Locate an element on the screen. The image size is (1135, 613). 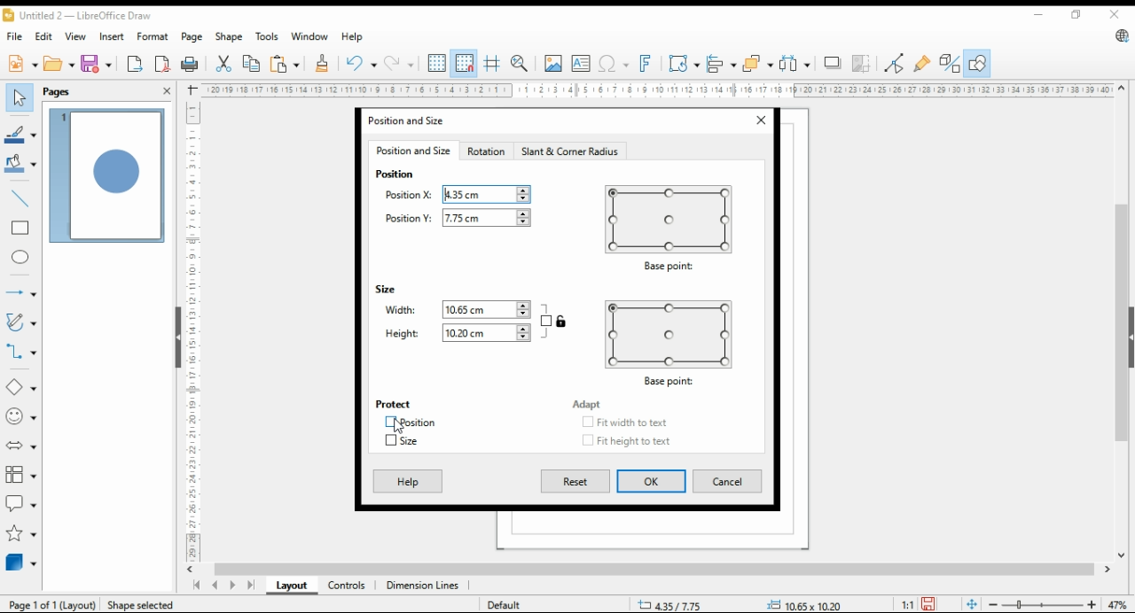
lines and arrows is located at coordinates (20, 291).